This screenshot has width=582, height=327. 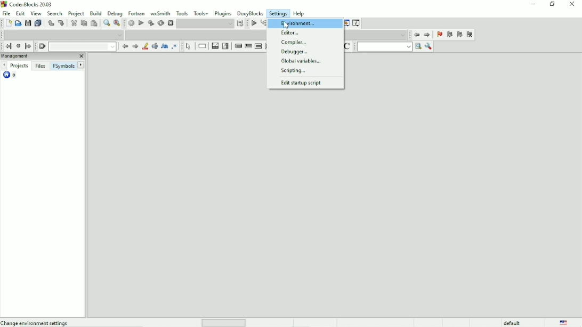 What do you see at coordinates (63, 66) in the screenshot?
I see `FSymbols` at bounding box center [63, 66].